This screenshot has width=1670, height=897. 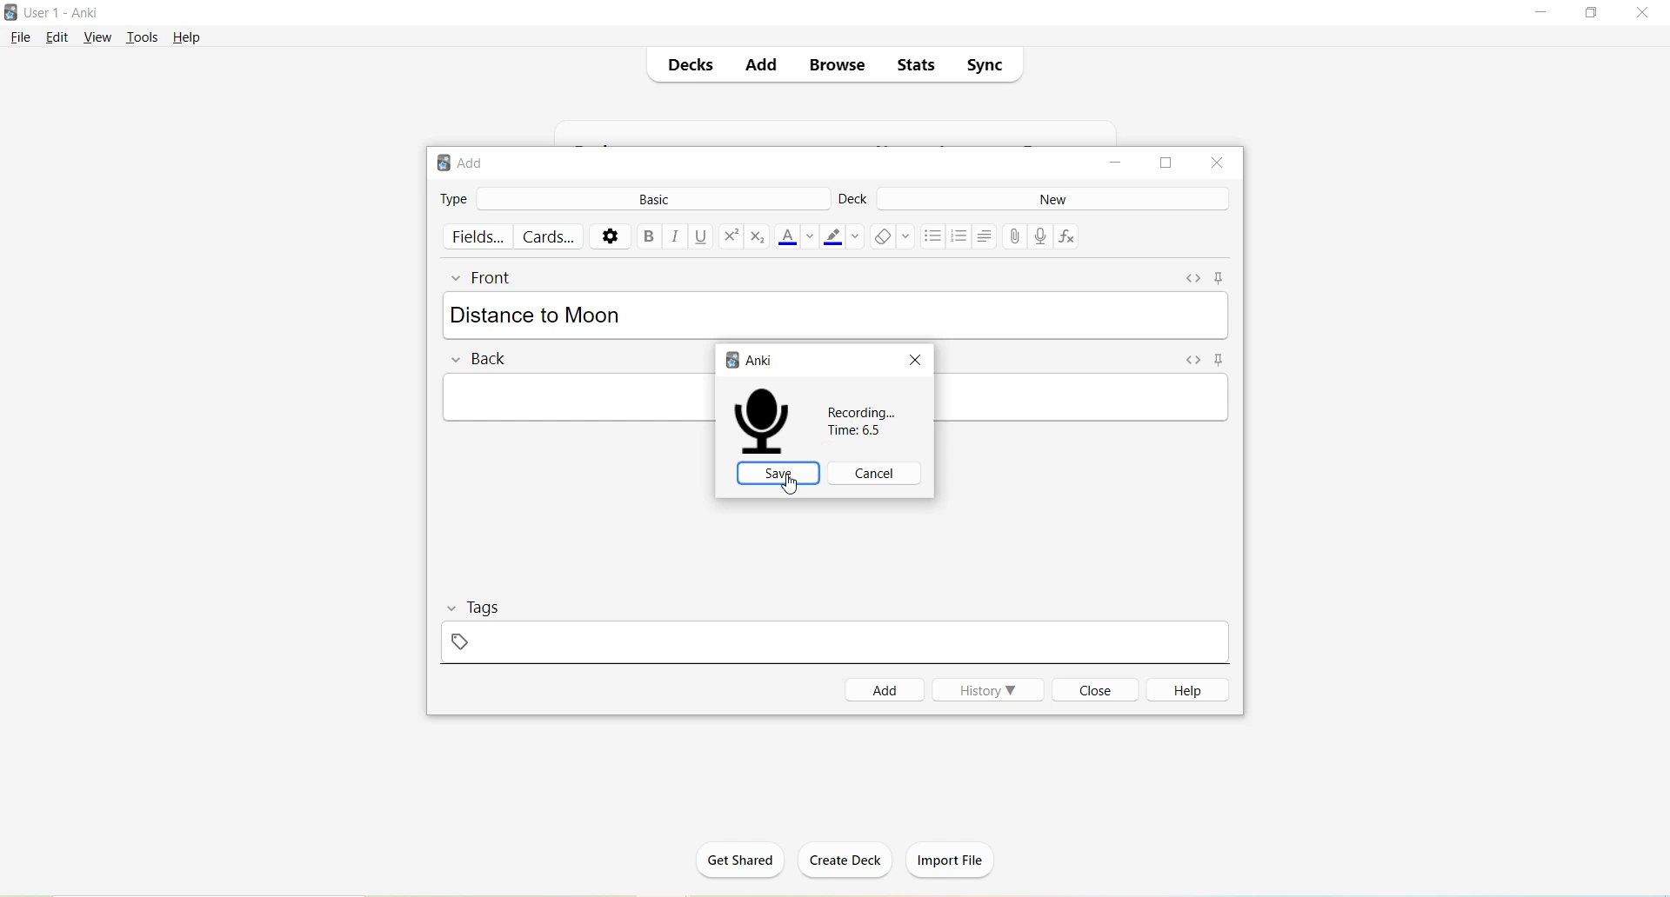 I want to click on Browse, so click(x=830, y=66).